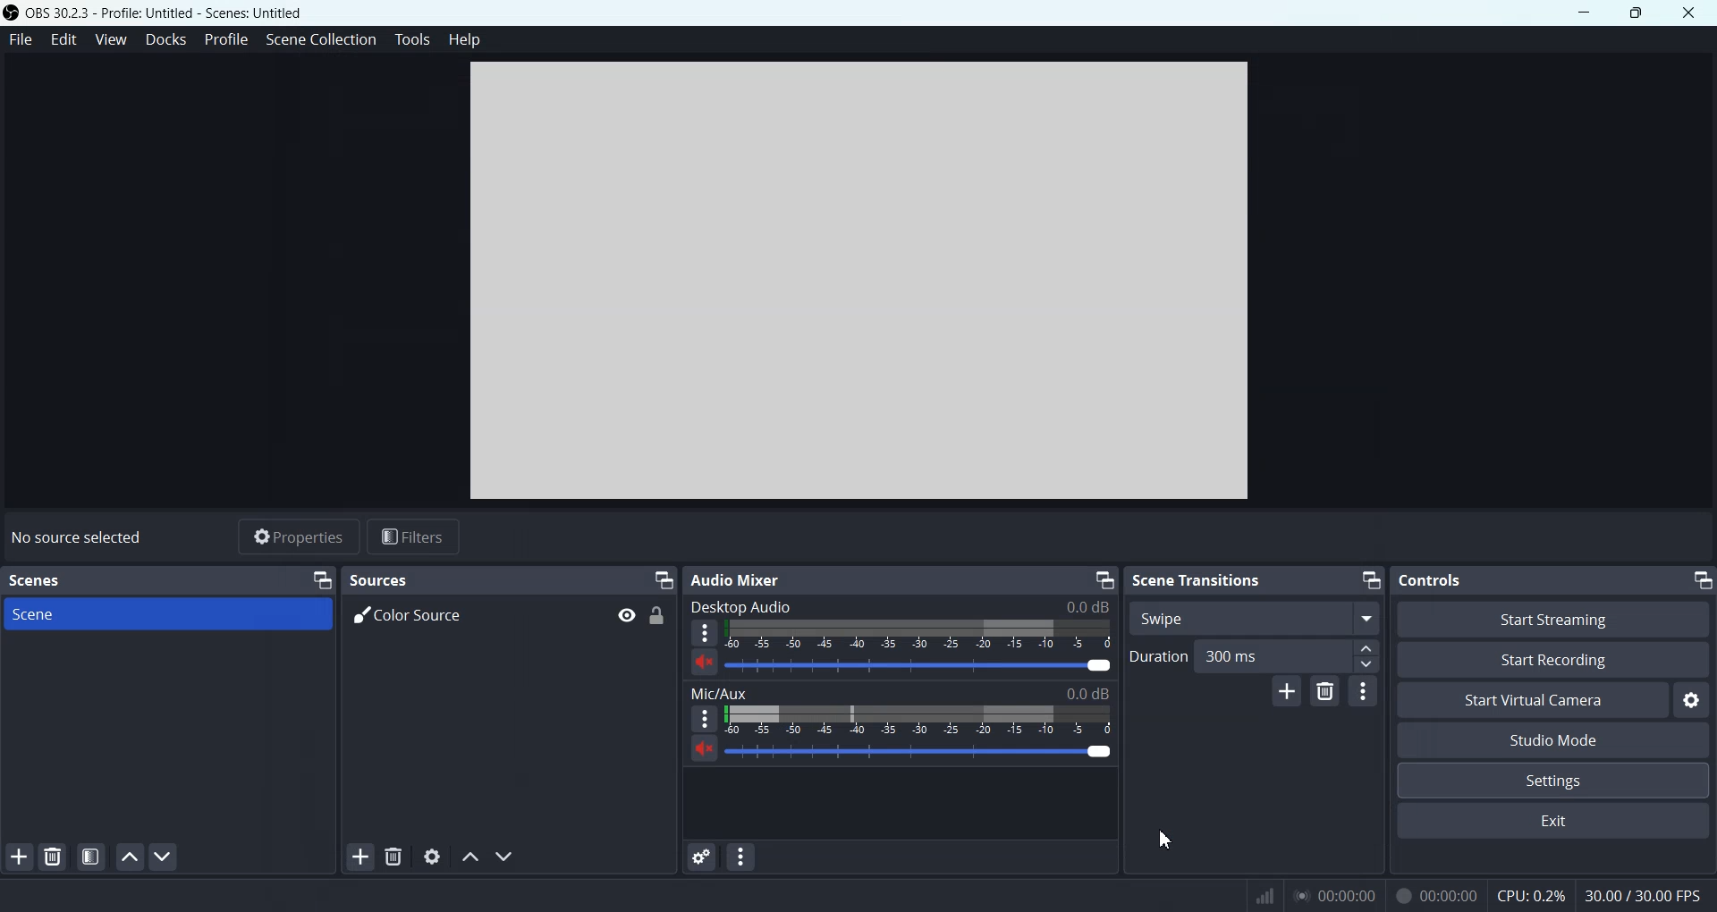 This screenshot has height=912, width=1717. I want to click on Text, so click(385, 580).